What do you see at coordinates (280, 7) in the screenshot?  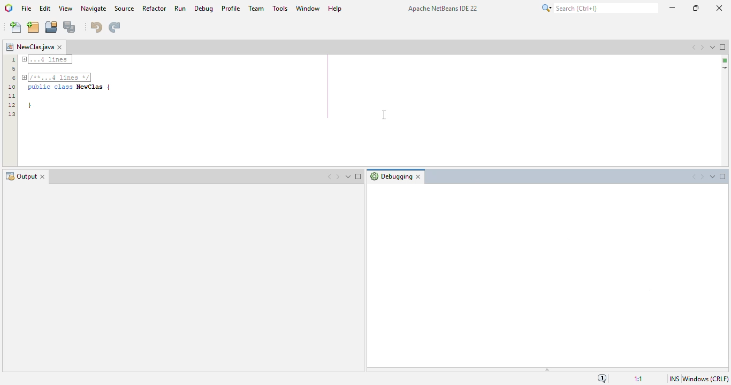 I see `tools` at bounding box center [280, 7].